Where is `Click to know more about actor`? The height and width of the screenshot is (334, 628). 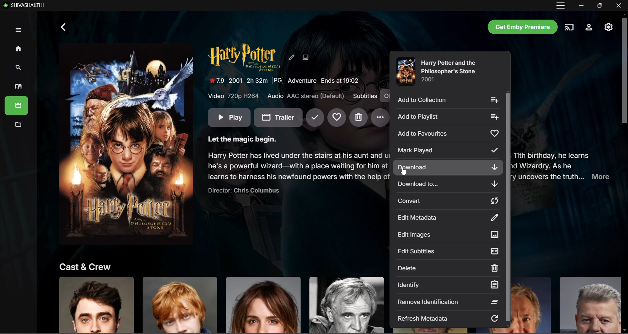
Click to know more about actor is located at coordinates (532, 305).